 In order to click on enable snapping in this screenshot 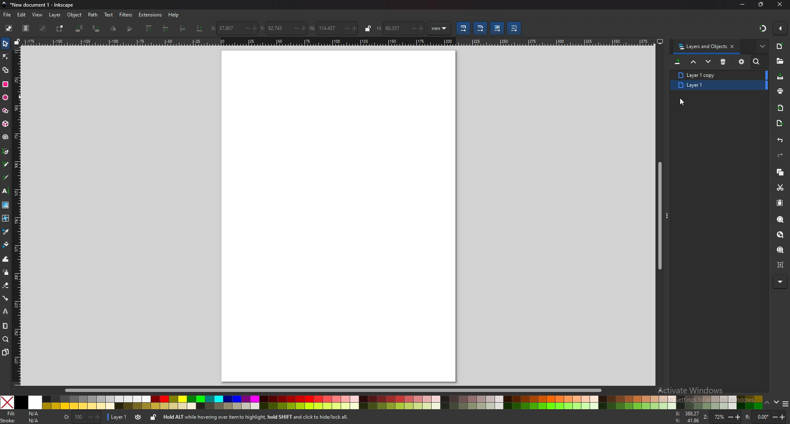, I will do `click(781, 28)`.